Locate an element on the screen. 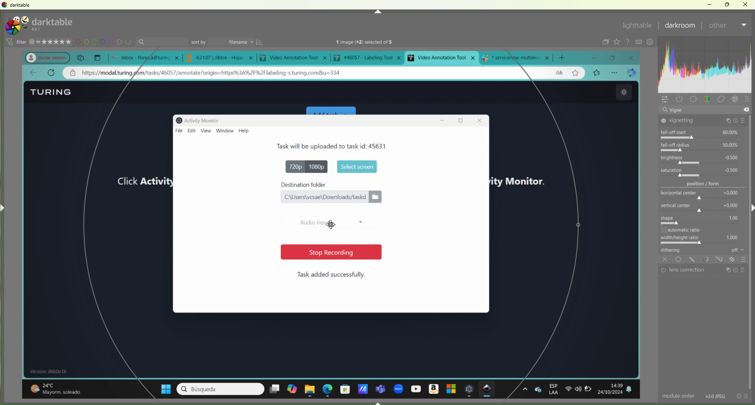 This screenshot has width=755, height=405. horizontal center is located at coordinates (703, 193).